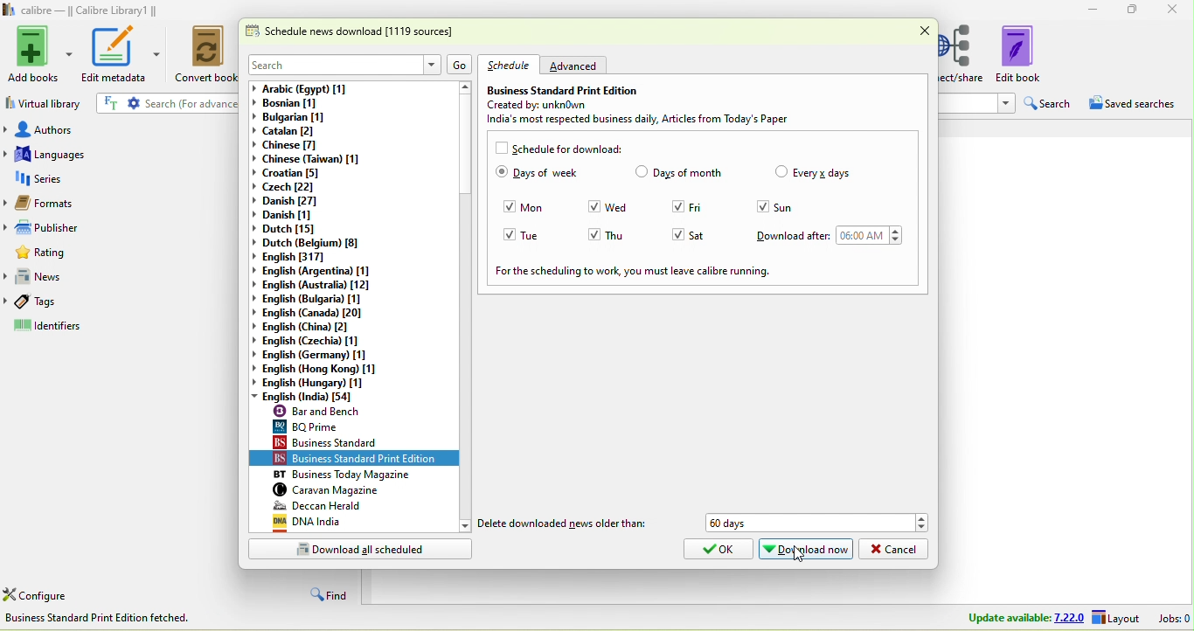  I want to click on layout, so click(1114, 616).